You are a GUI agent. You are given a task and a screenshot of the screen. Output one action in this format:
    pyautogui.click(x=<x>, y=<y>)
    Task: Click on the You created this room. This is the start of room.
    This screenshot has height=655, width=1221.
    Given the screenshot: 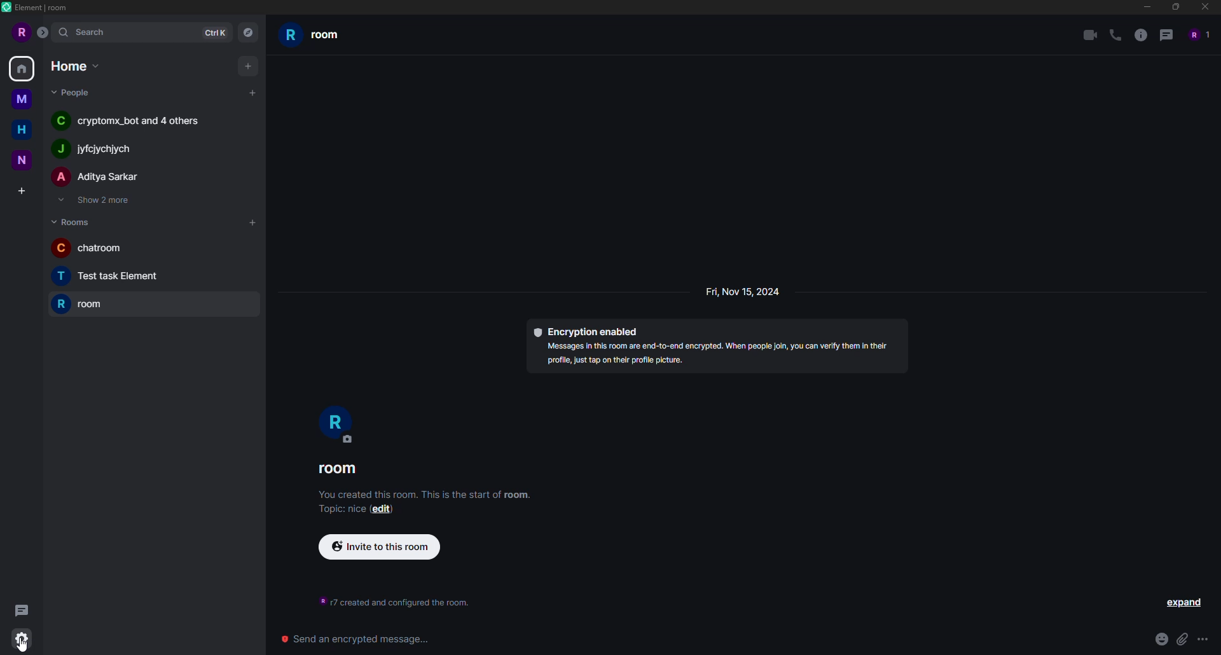 What is the action you would take?
    pyautogui.click(x=430, y=494)
    